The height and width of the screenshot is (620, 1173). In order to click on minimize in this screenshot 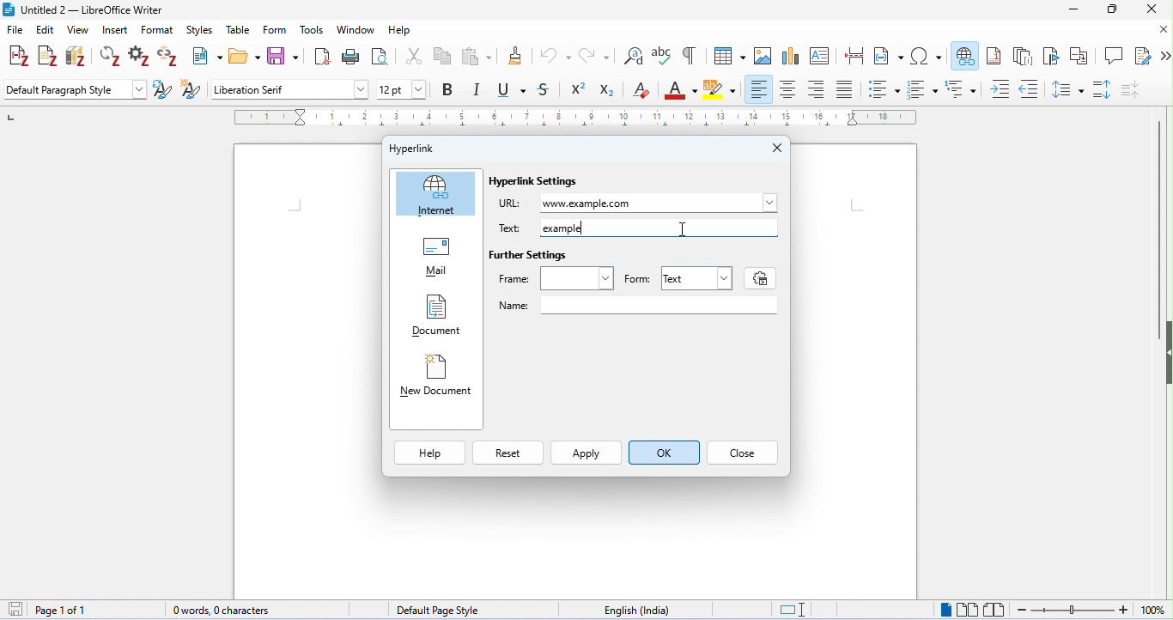, I will do `click(1072, 10)`.